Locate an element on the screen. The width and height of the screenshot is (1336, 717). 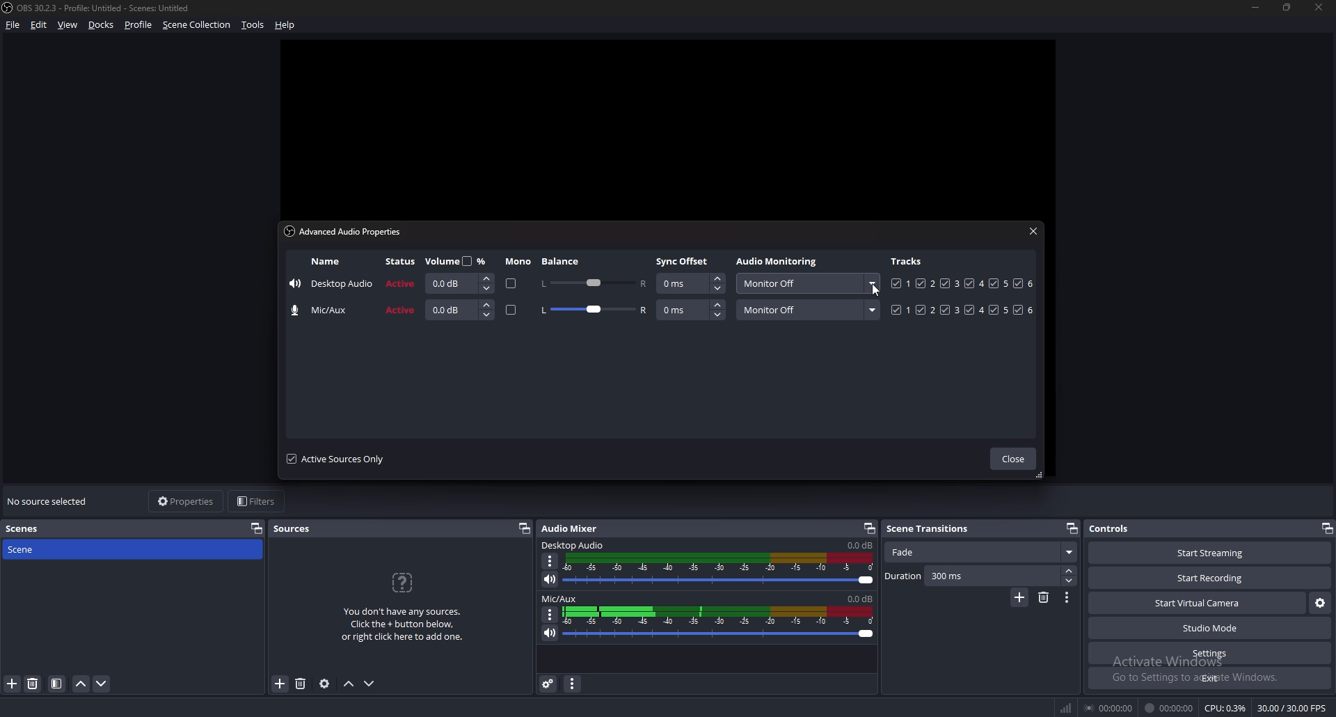
mono is located at coordinates (509, 284).